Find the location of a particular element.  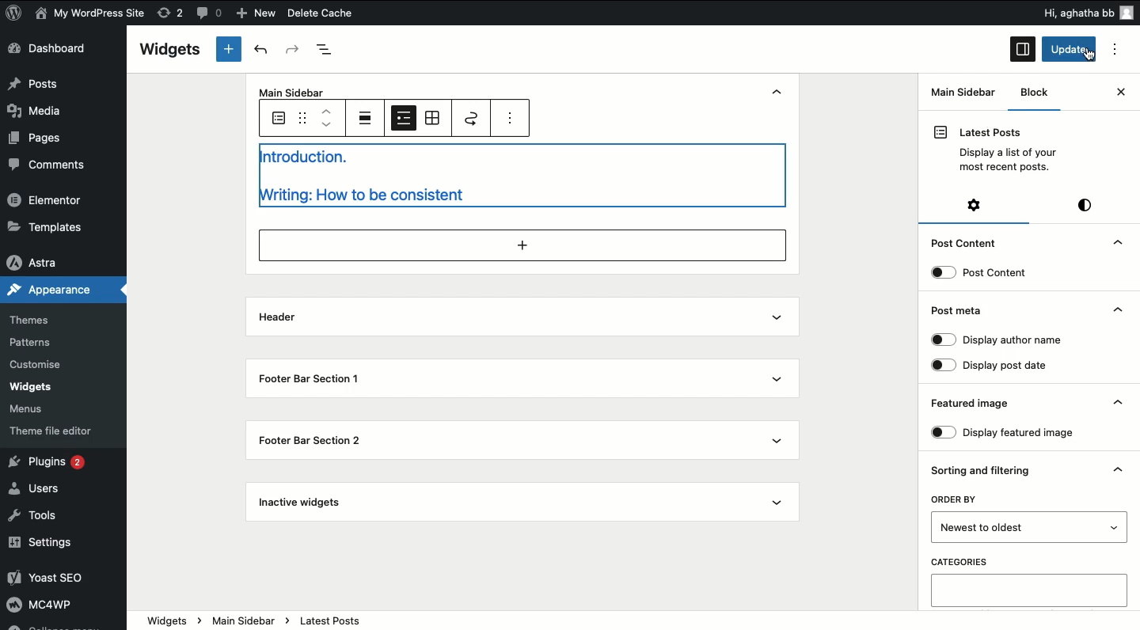

Comments. is located at coordinates (48, 165).